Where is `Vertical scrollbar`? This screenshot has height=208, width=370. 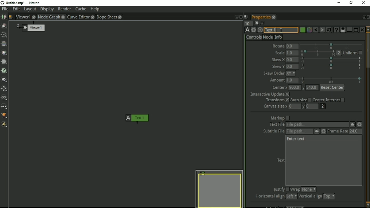 Vertical scrollbar is located at coordinates (368, 117).